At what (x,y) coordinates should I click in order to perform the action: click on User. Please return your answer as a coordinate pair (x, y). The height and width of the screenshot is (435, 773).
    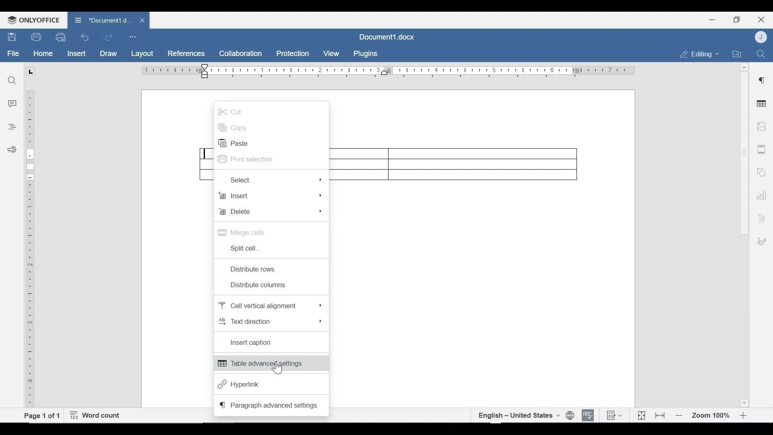
    Looking at the image, I should click on (762, 37).